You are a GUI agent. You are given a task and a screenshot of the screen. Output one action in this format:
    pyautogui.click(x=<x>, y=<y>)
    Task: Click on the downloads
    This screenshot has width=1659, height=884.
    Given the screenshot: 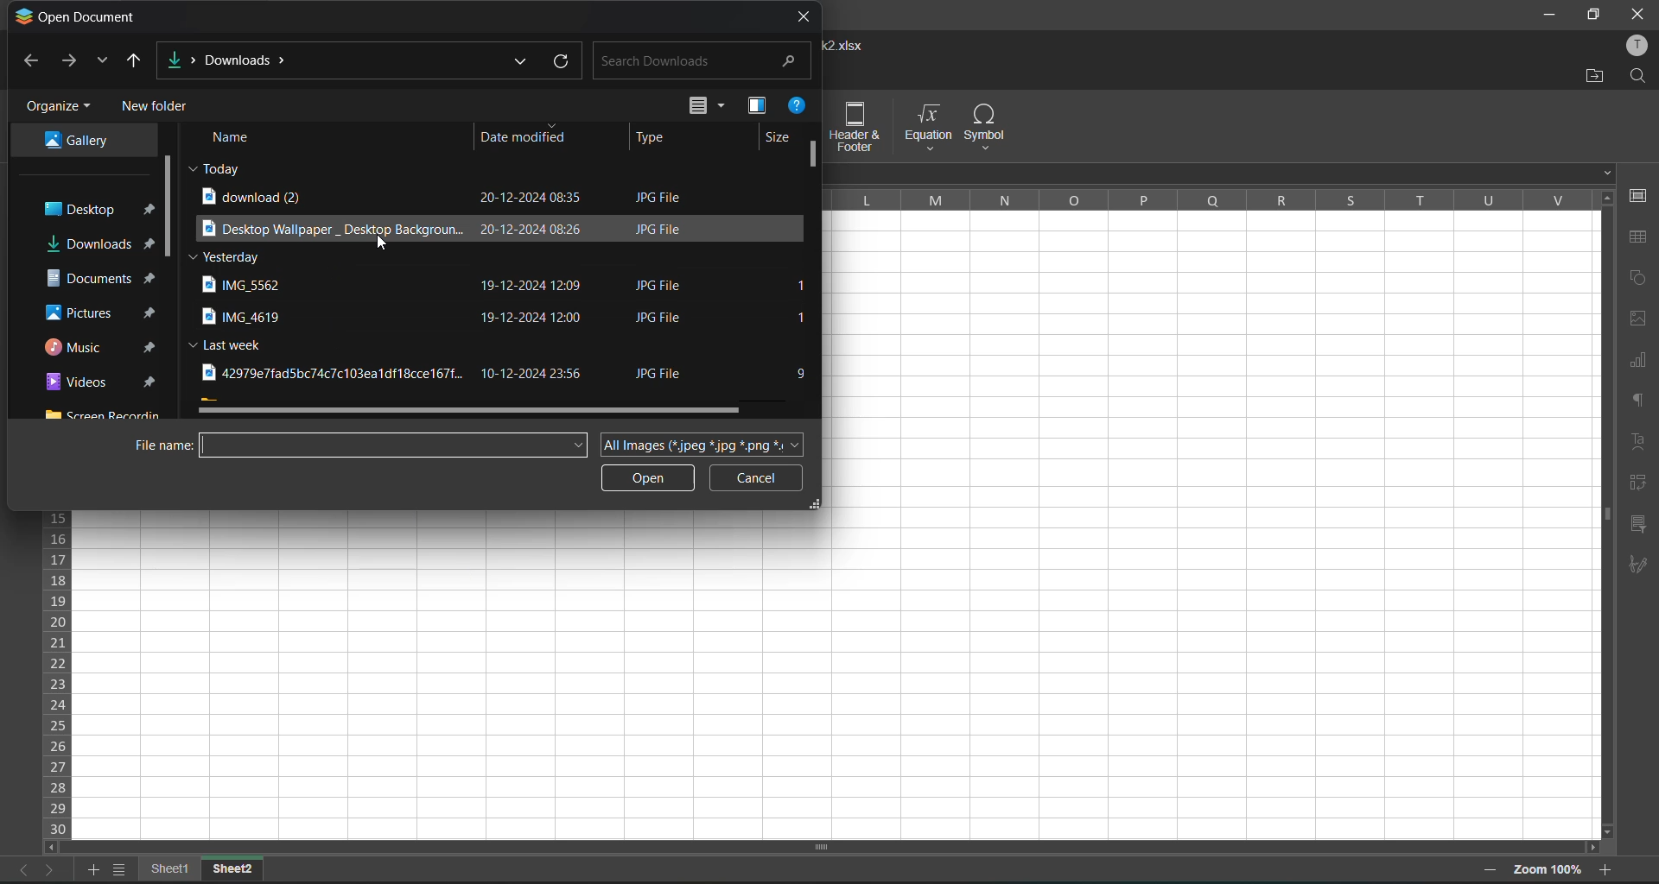 What is the action you would take?
    pyautogui.click(x=92, y=243)
    